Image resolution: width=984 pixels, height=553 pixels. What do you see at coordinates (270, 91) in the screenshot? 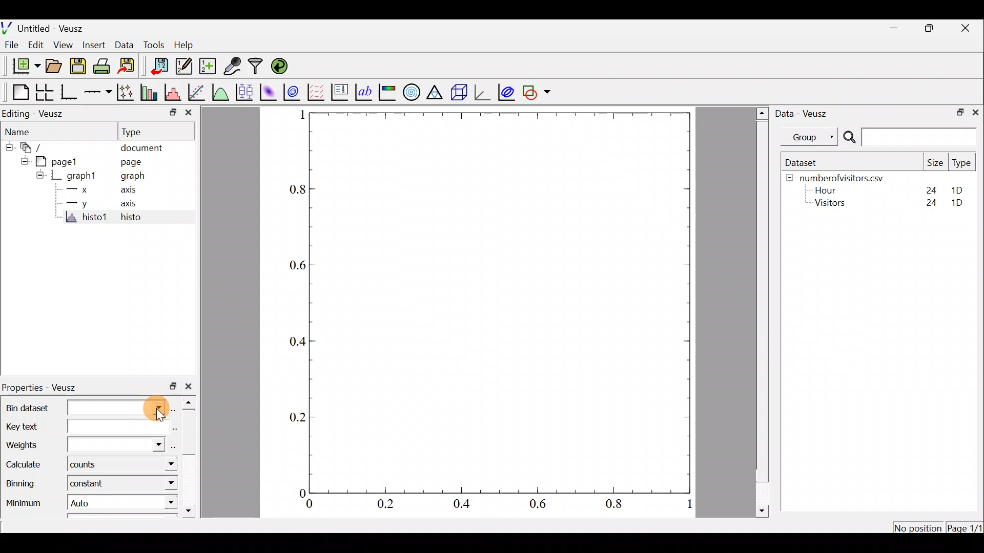
I see `plot a 2d dataset as an image` at bounding box center [270, 91].